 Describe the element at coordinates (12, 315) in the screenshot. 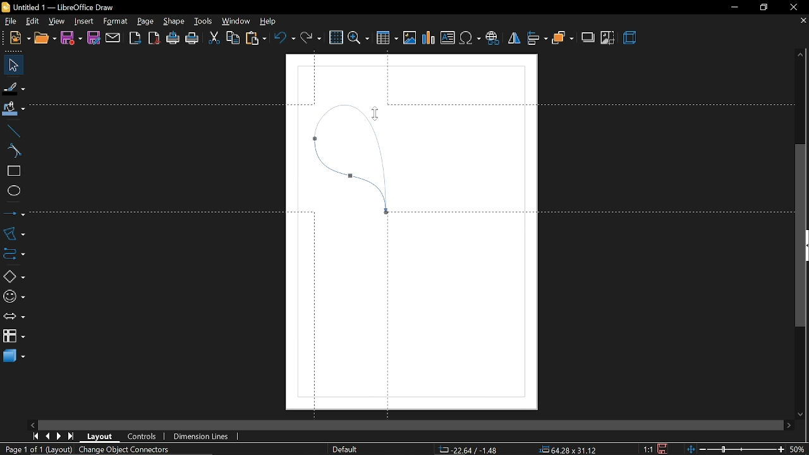

I see `arrows` at that location.